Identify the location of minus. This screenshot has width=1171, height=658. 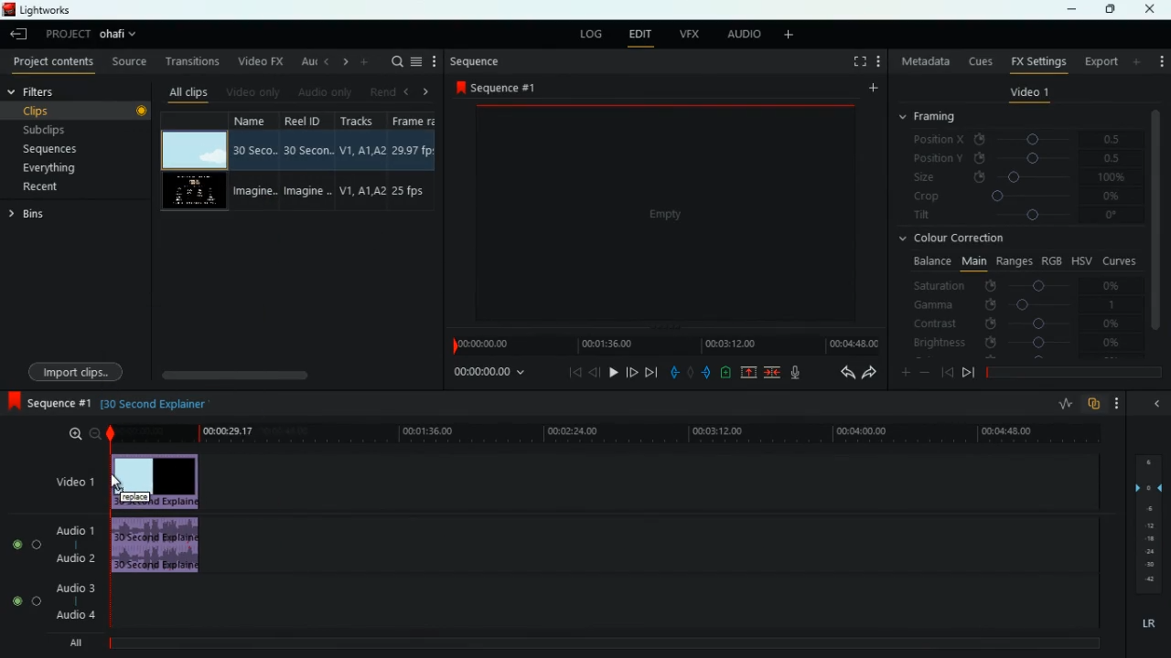
(925, 372).